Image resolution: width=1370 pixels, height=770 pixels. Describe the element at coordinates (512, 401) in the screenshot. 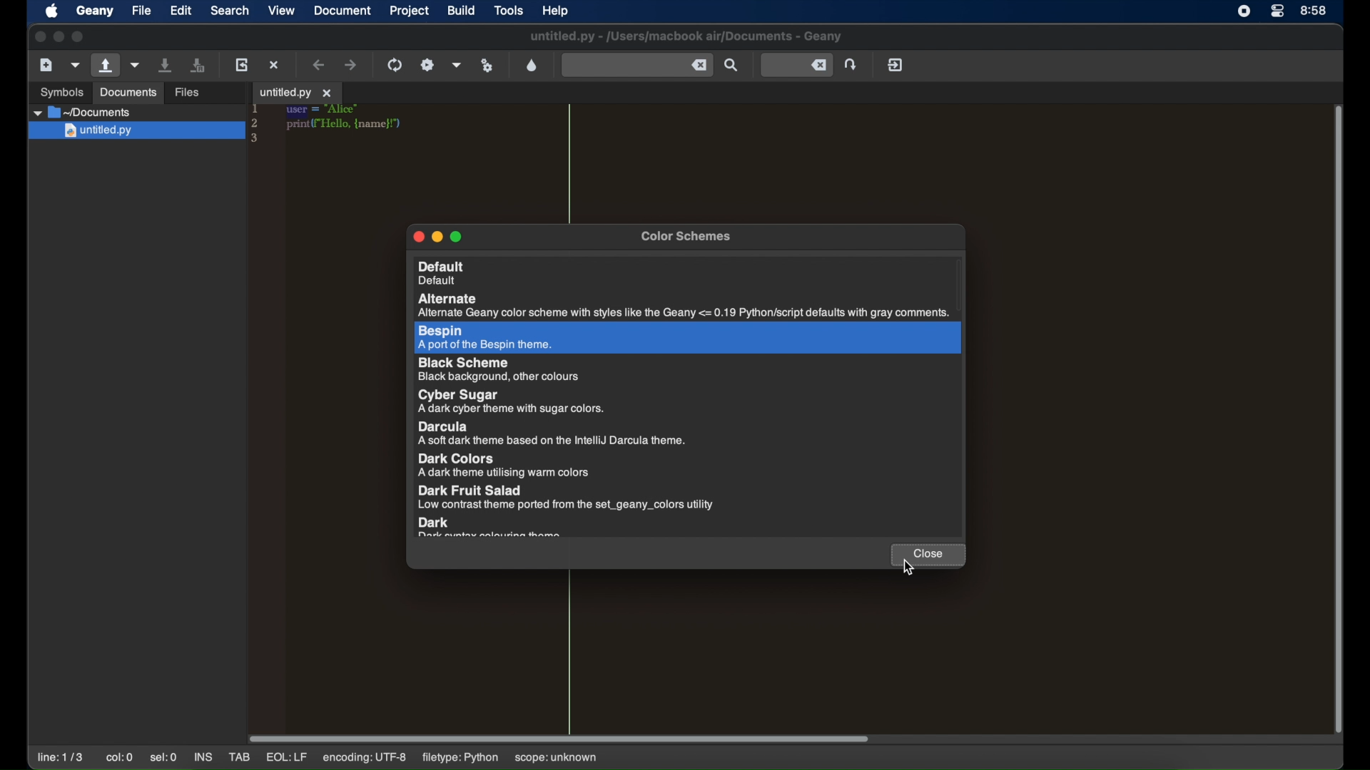

I see `cyber sugar` at that location.